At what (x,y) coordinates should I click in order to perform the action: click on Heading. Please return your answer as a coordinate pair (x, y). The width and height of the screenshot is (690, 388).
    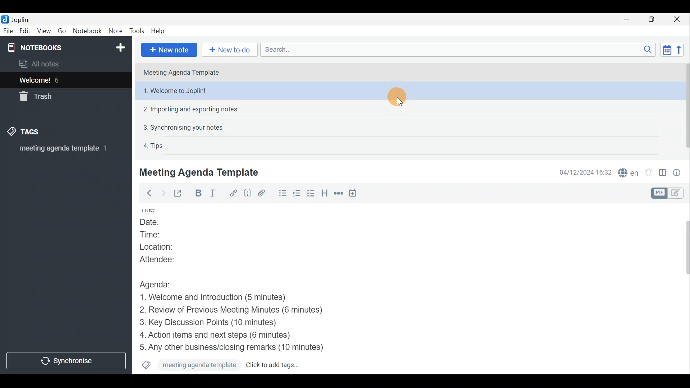
    Looking at the image, I should click on (324, 194).